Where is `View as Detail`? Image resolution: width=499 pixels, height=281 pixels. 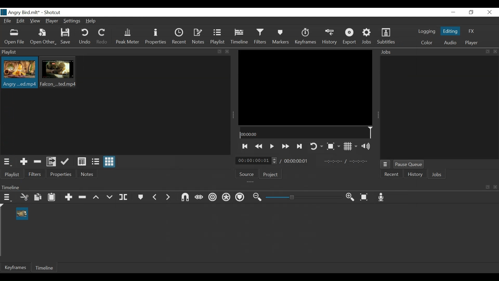
View as Detail is located at coordinates (82, 162).